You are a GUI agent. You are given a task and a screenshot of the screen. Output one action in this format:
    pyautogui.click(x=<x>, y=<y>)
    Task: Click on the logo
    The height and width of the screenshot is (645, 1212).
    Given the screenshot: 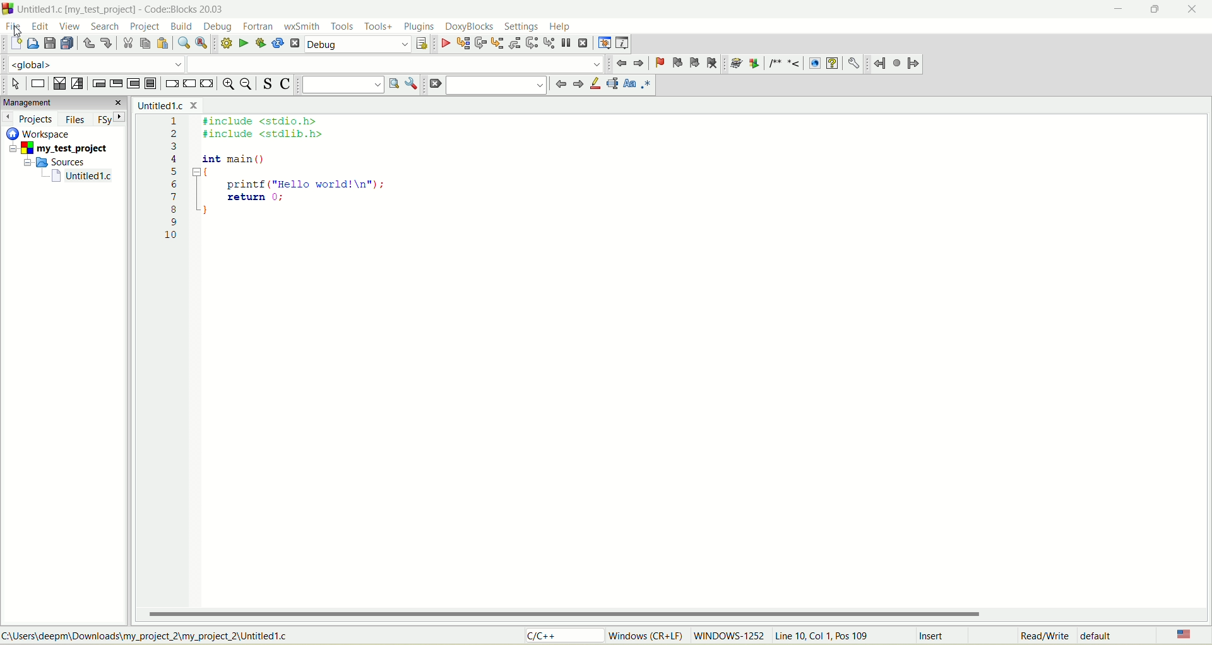 What is the action you would take?
    pyautogui.click(x=8, y=8)
    